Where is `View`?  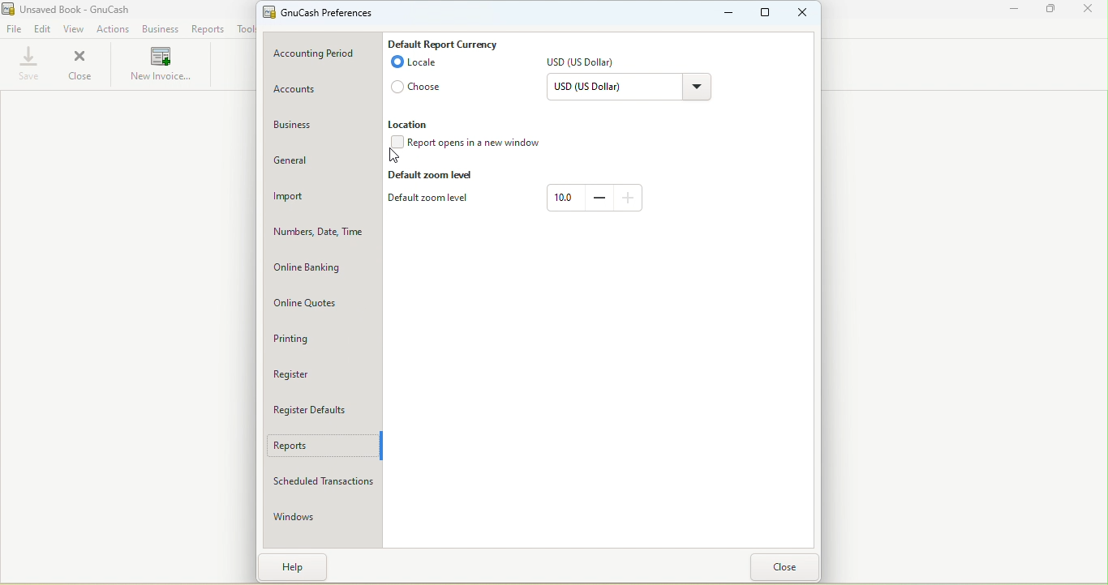
View is located at coordinates (75, 29).